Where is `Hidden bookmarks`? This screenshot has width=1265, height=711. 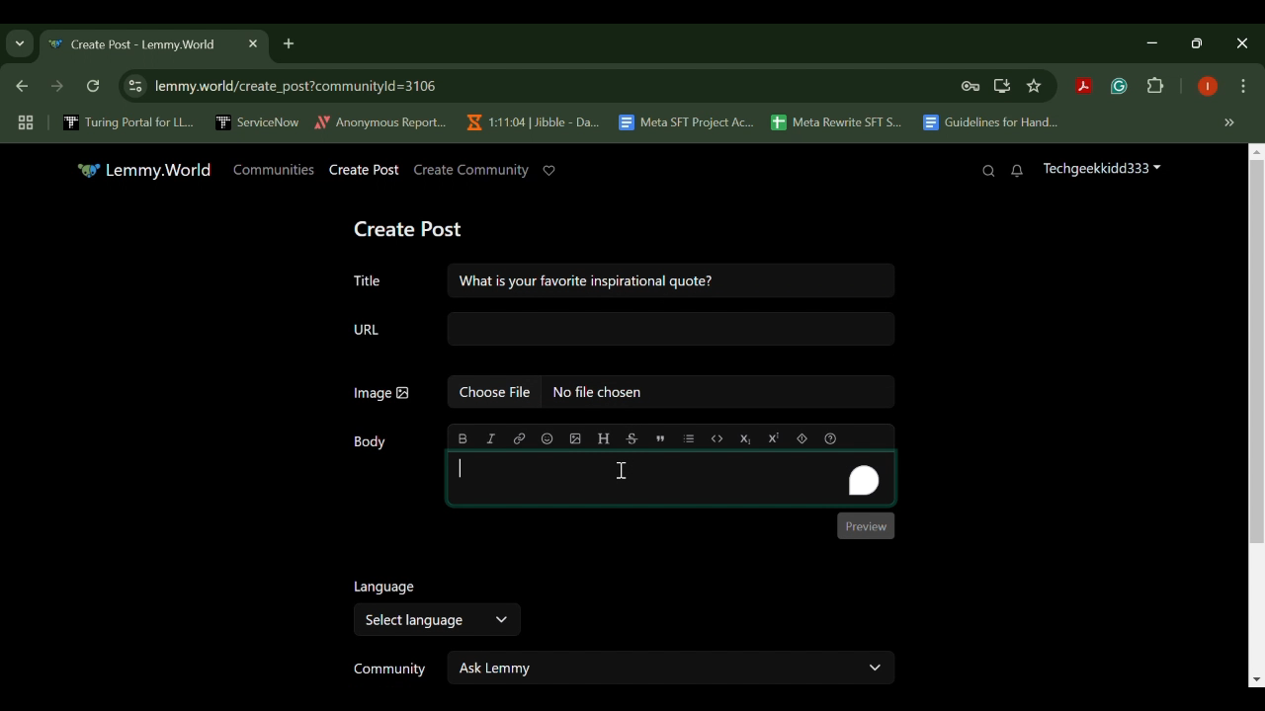 Hidden bookmarks is located at coordinates (1231, 123).